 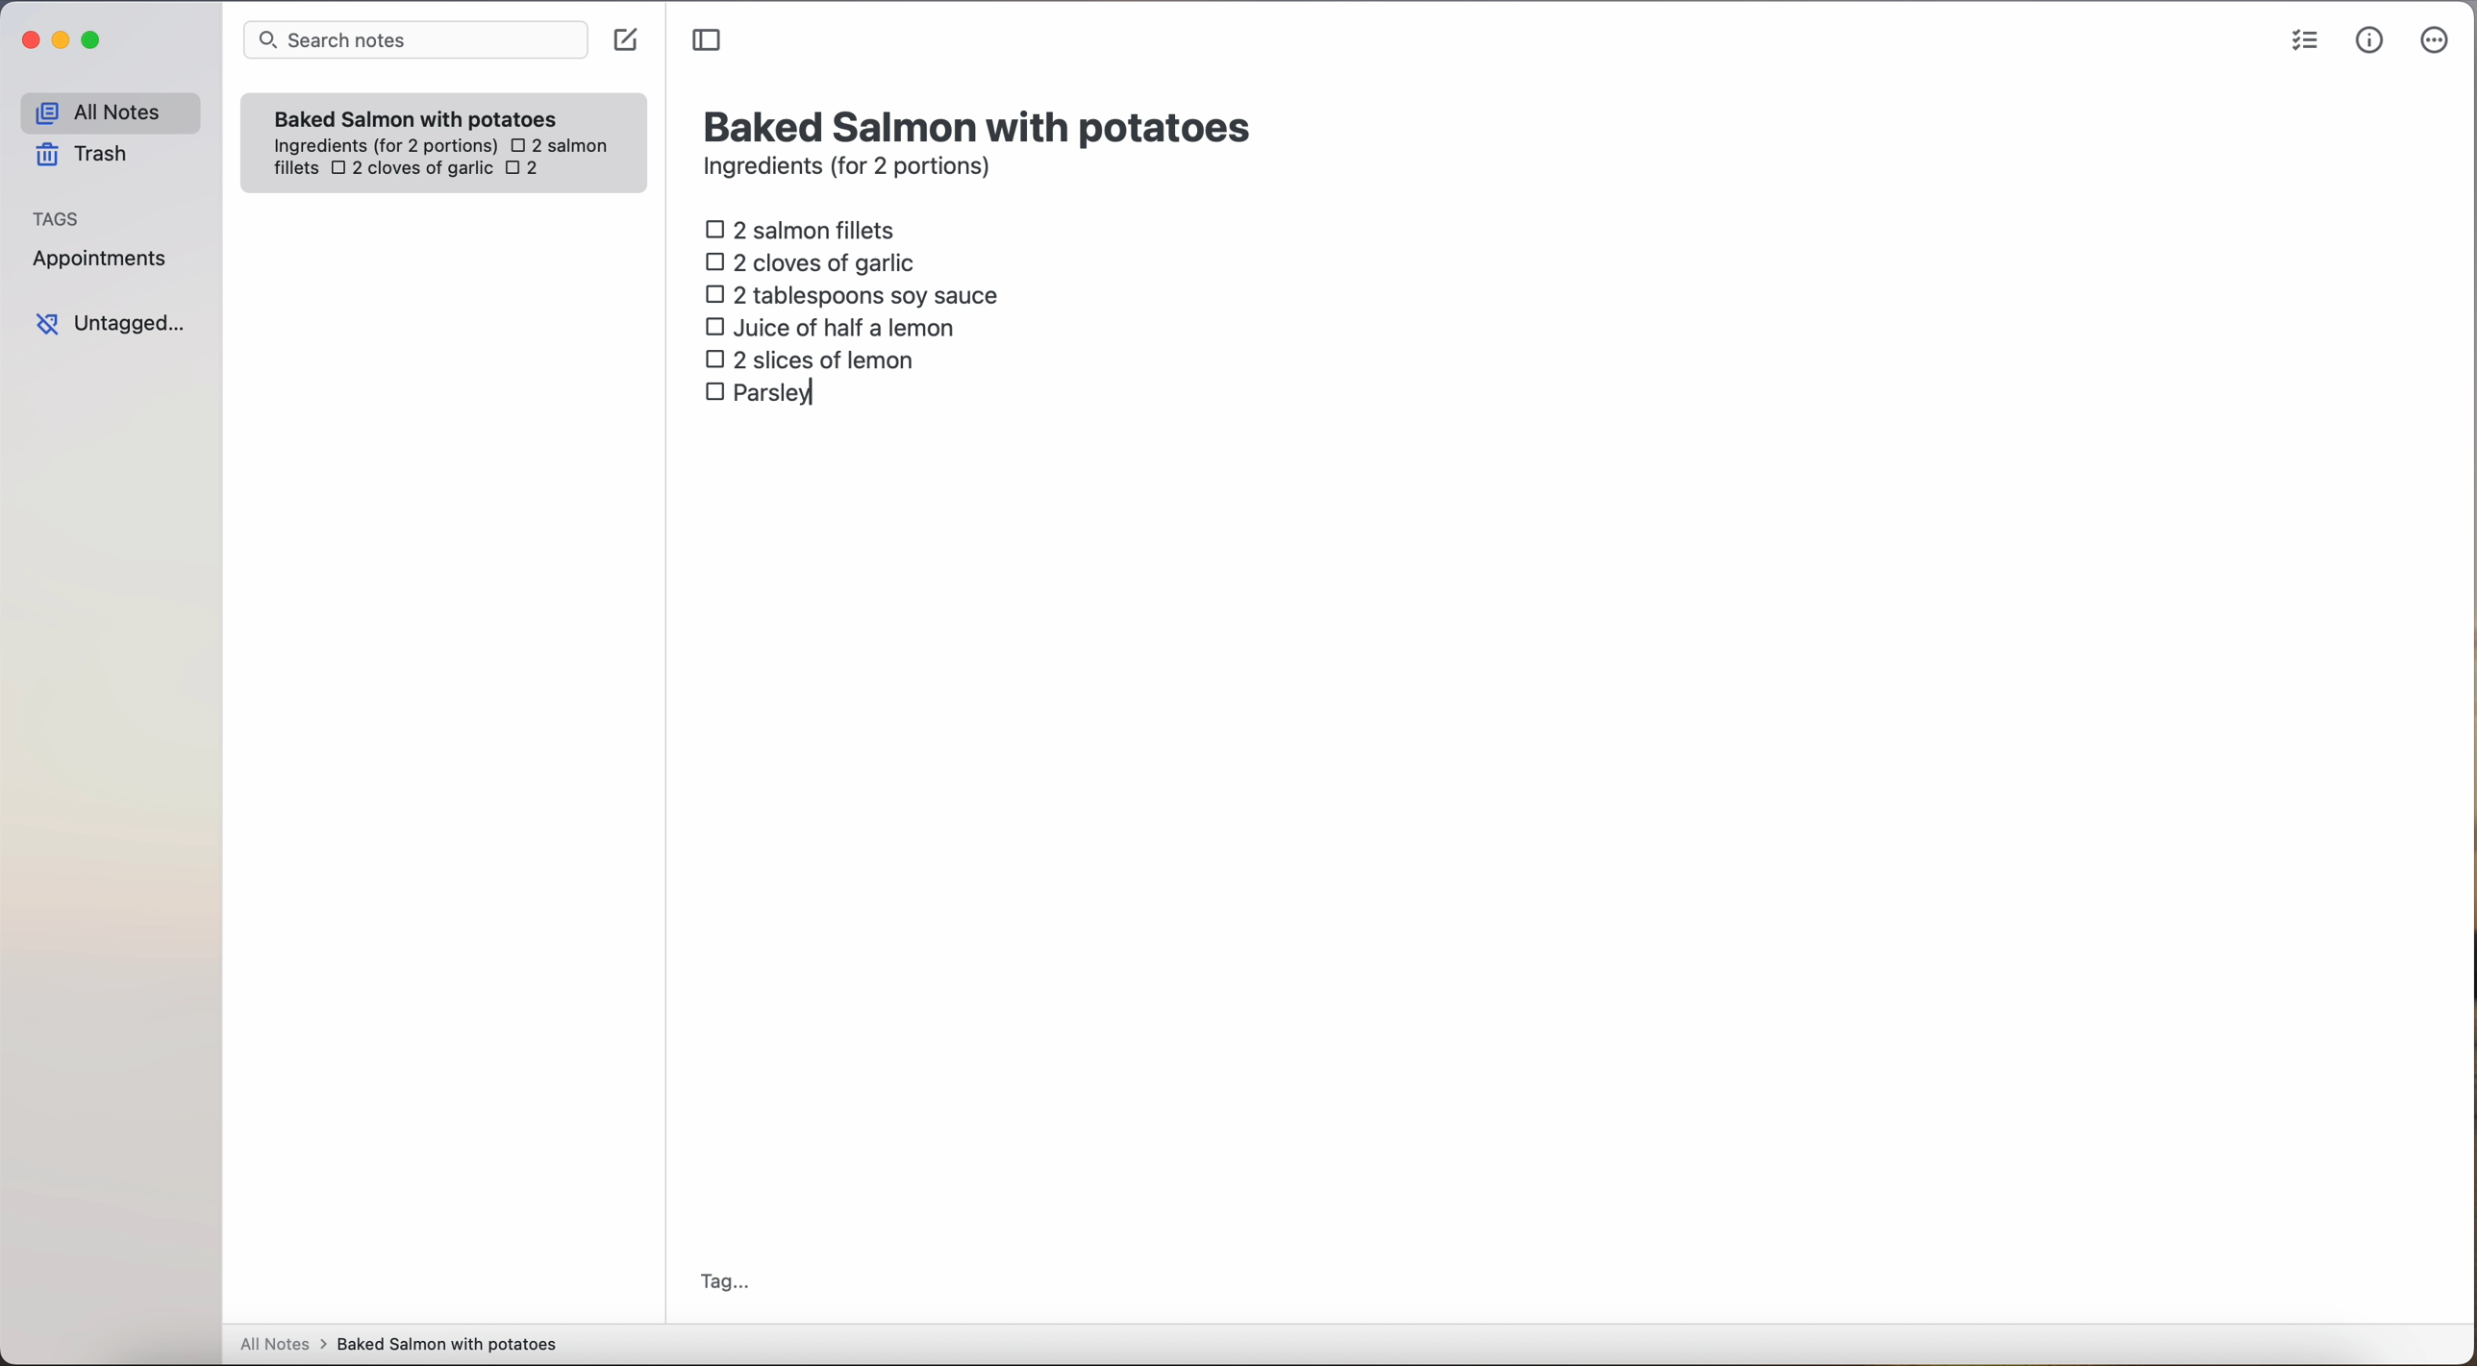 What do you see at coordinates (709, 41) in the screenshot?
I see `toggle sidebar` at bounding box center [709, 41].